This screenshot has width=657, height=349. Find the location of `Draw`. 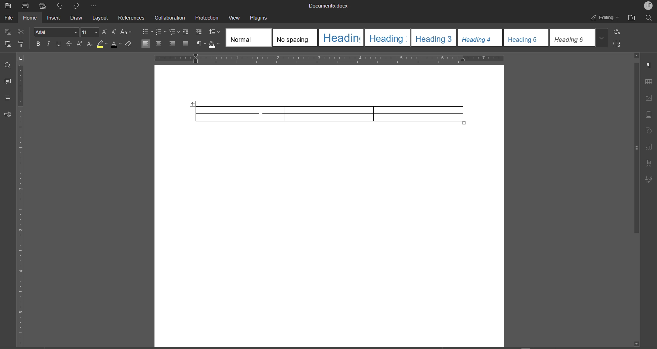

Draw is located at coordinates (78, 19).